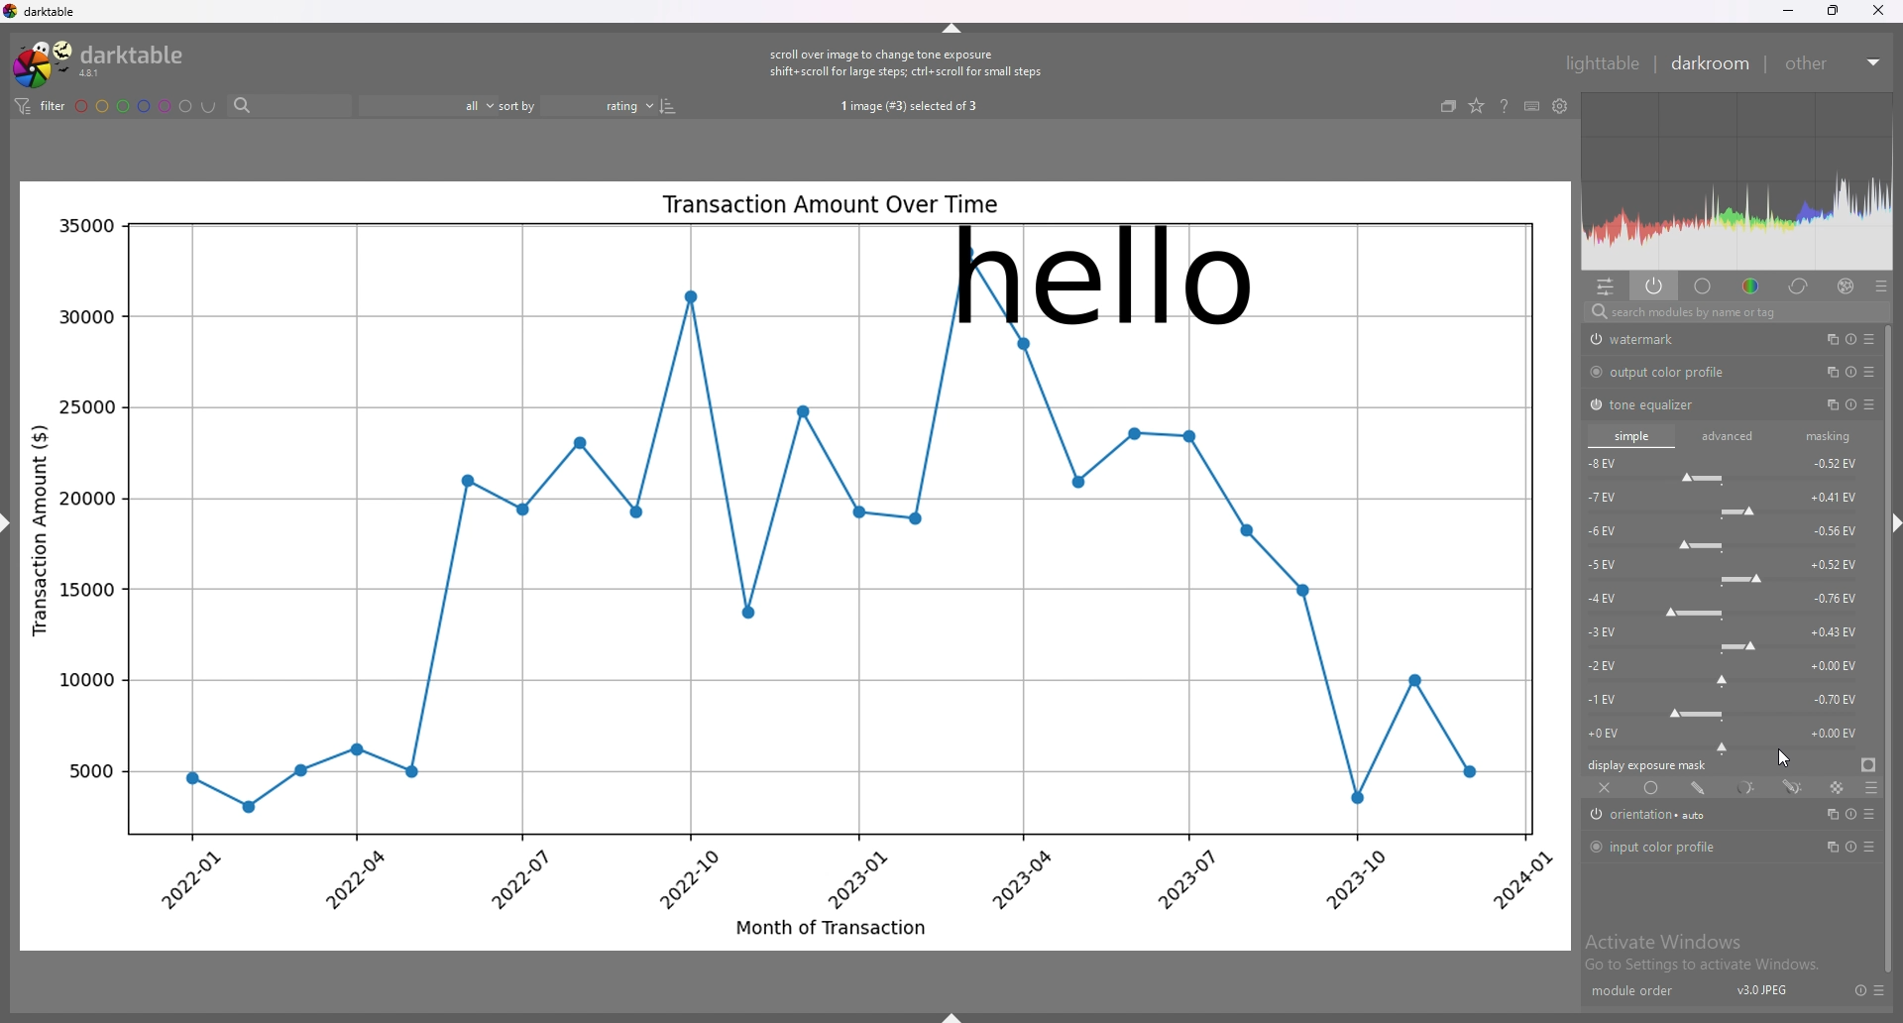 Image resolution: width=1903 pixels, height=1023 pixels. Describe the element at coordinates (908, 63) in the screenshot. I see `scroll over image to change tone exposure shift+scroll for large steps; ctrl+ scroll for small steps.` at that location.